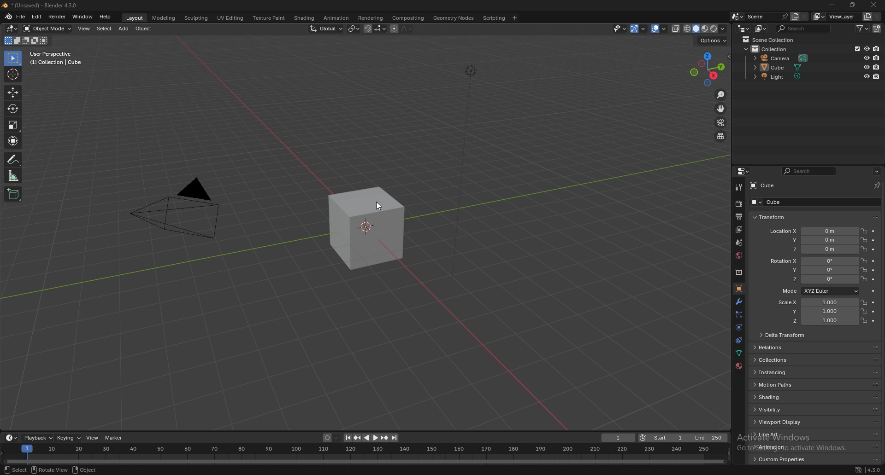 This screenshot has height=475, width=885. Describe the element at coordinates (721, 95) in the screenshot. I see `zoom` at that location.